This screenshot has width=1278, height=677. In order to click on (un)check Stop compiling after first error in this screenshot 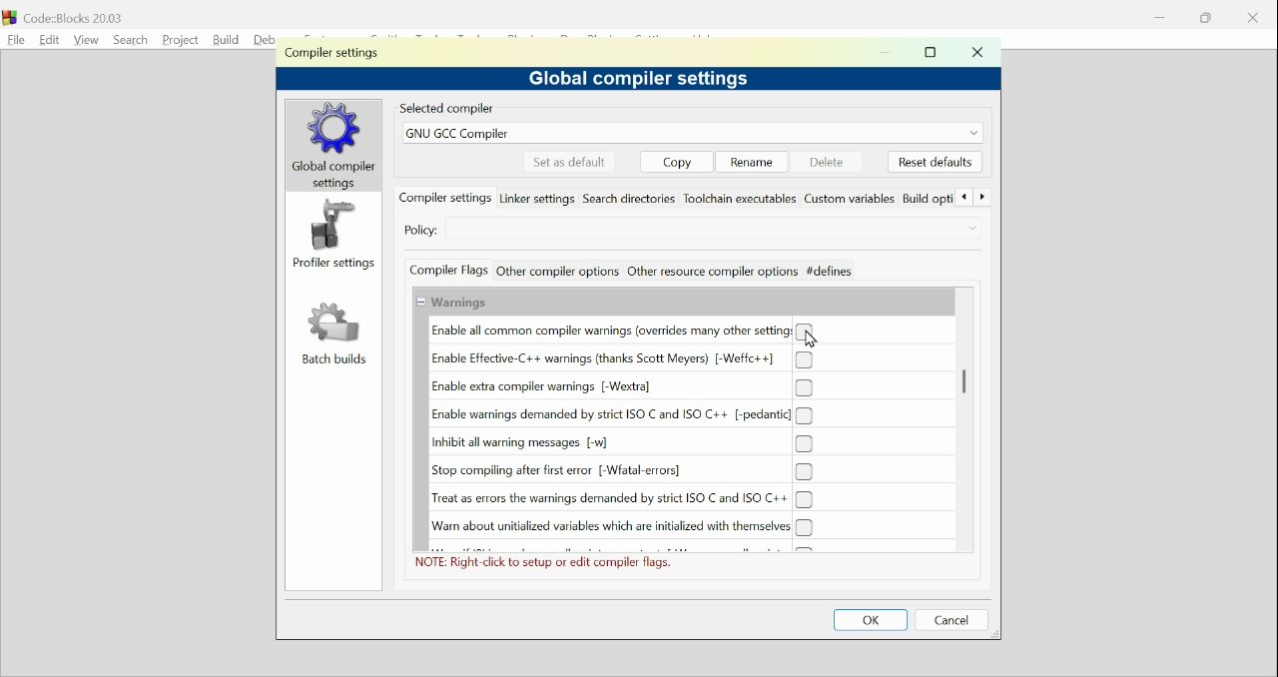, I will do `click(621, 471)`.